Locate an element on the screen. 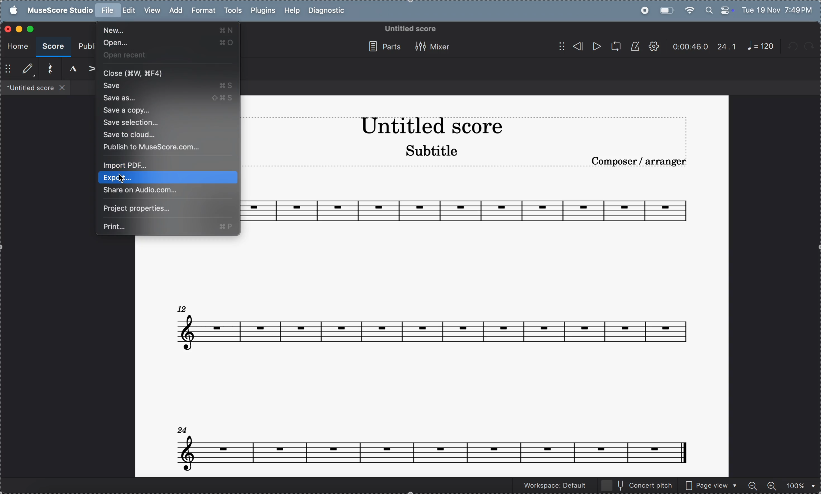  mixer is located at coordinates (435, 46).